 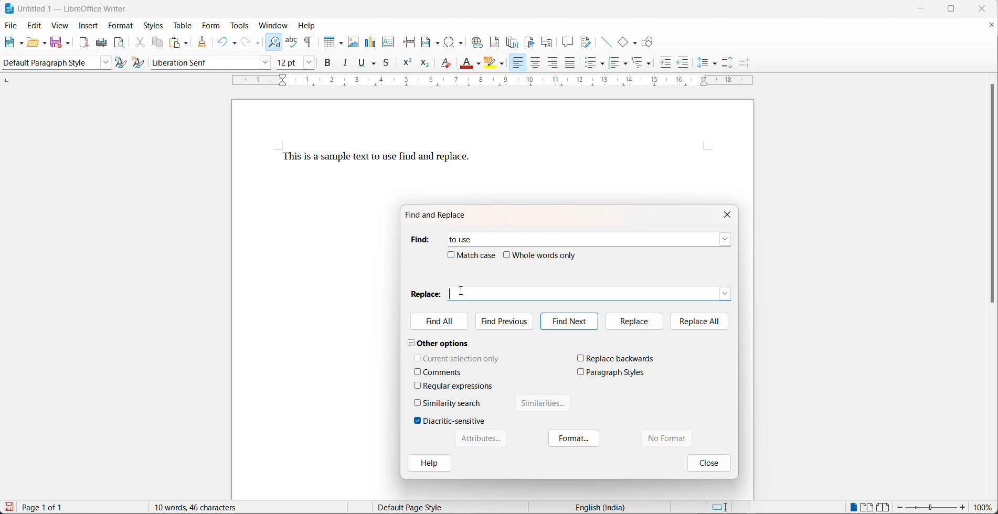 I want to click on Default page style, so click(x=417, y=507).